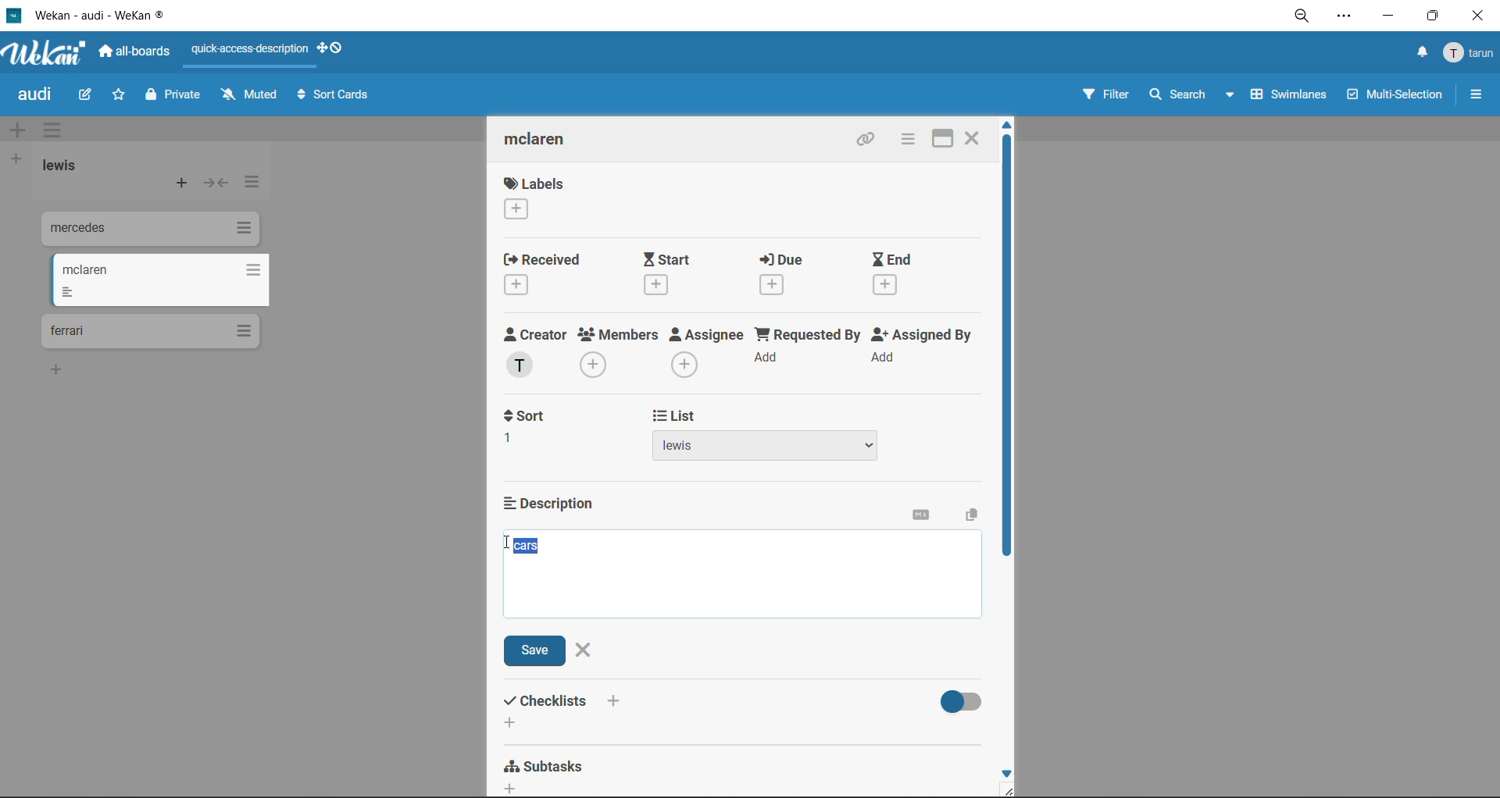  What do you see at coordinates (1105, 96) in the screenshot?
I see `filter` at bounding box center [1105, 96].